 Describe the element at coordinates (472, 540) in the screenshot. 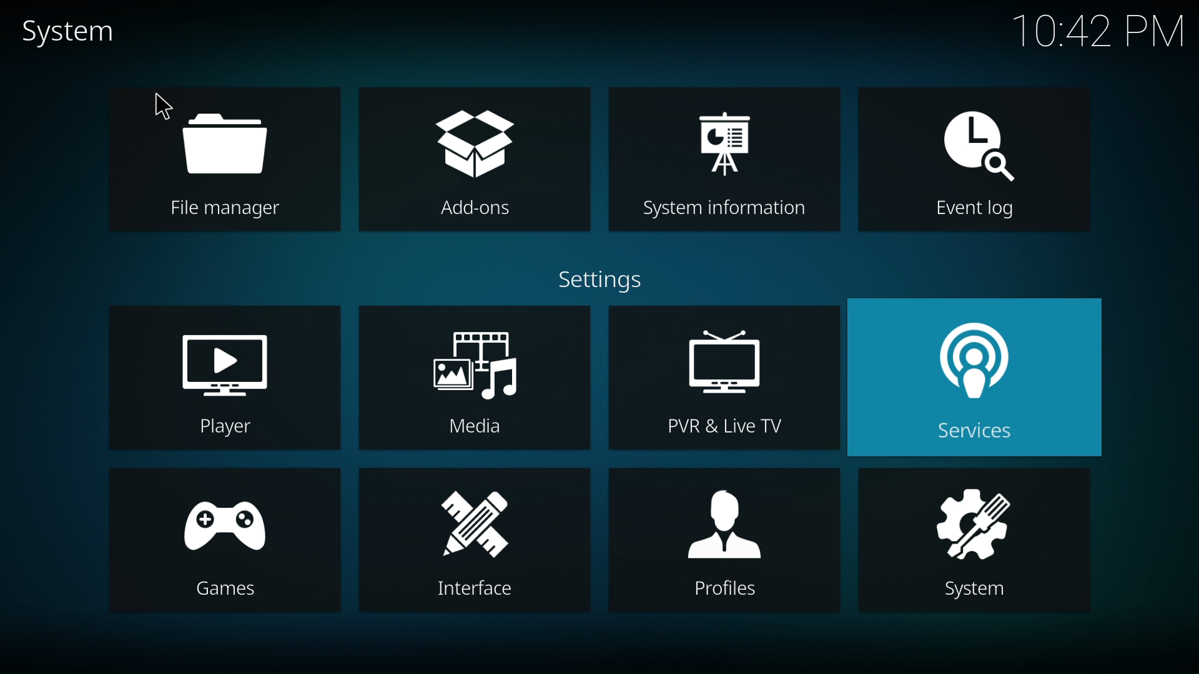

I see `interface` at that location.